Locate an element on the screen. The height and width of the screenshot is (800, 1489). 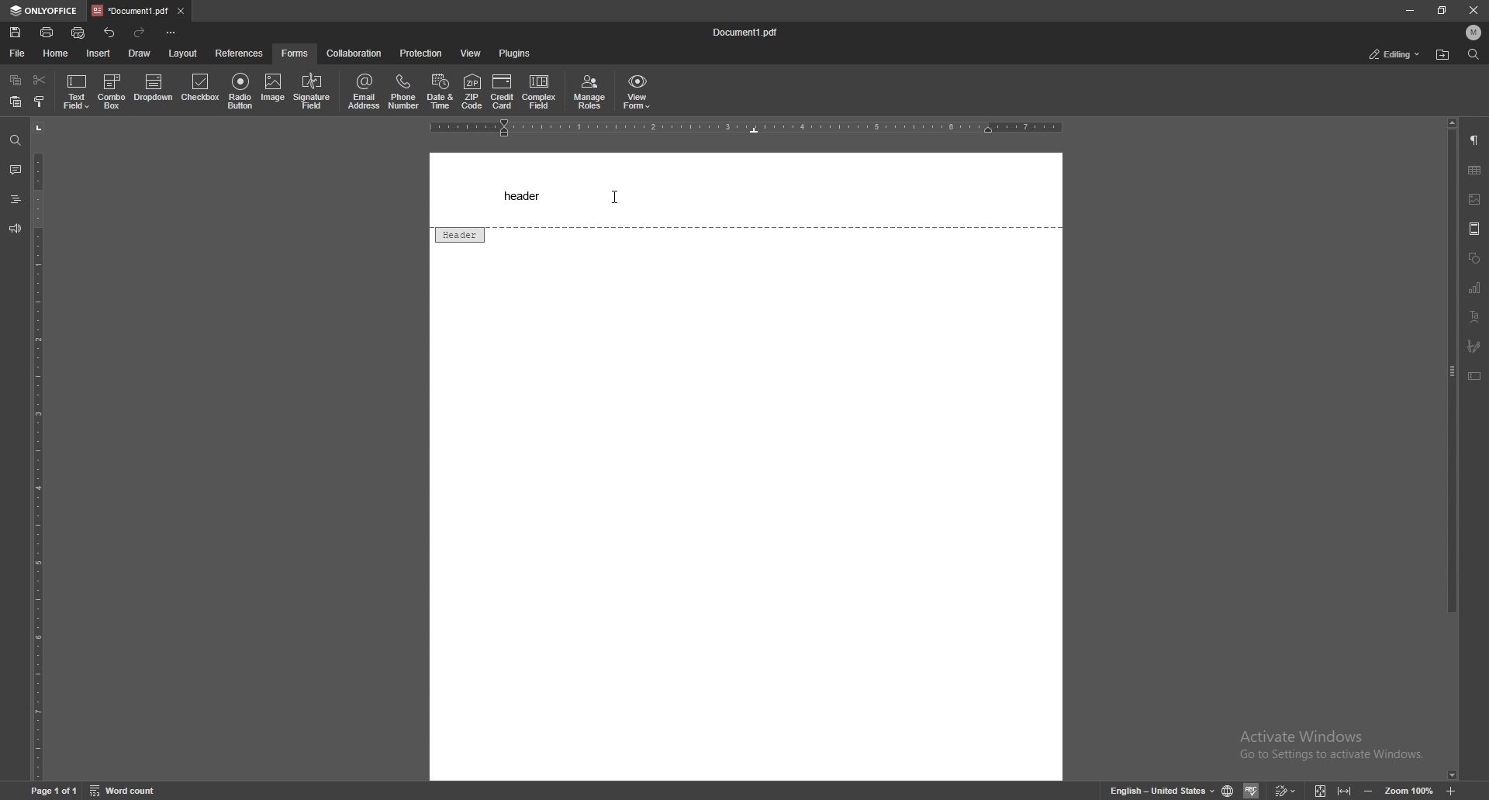
document is located at coordinates (751, 33).